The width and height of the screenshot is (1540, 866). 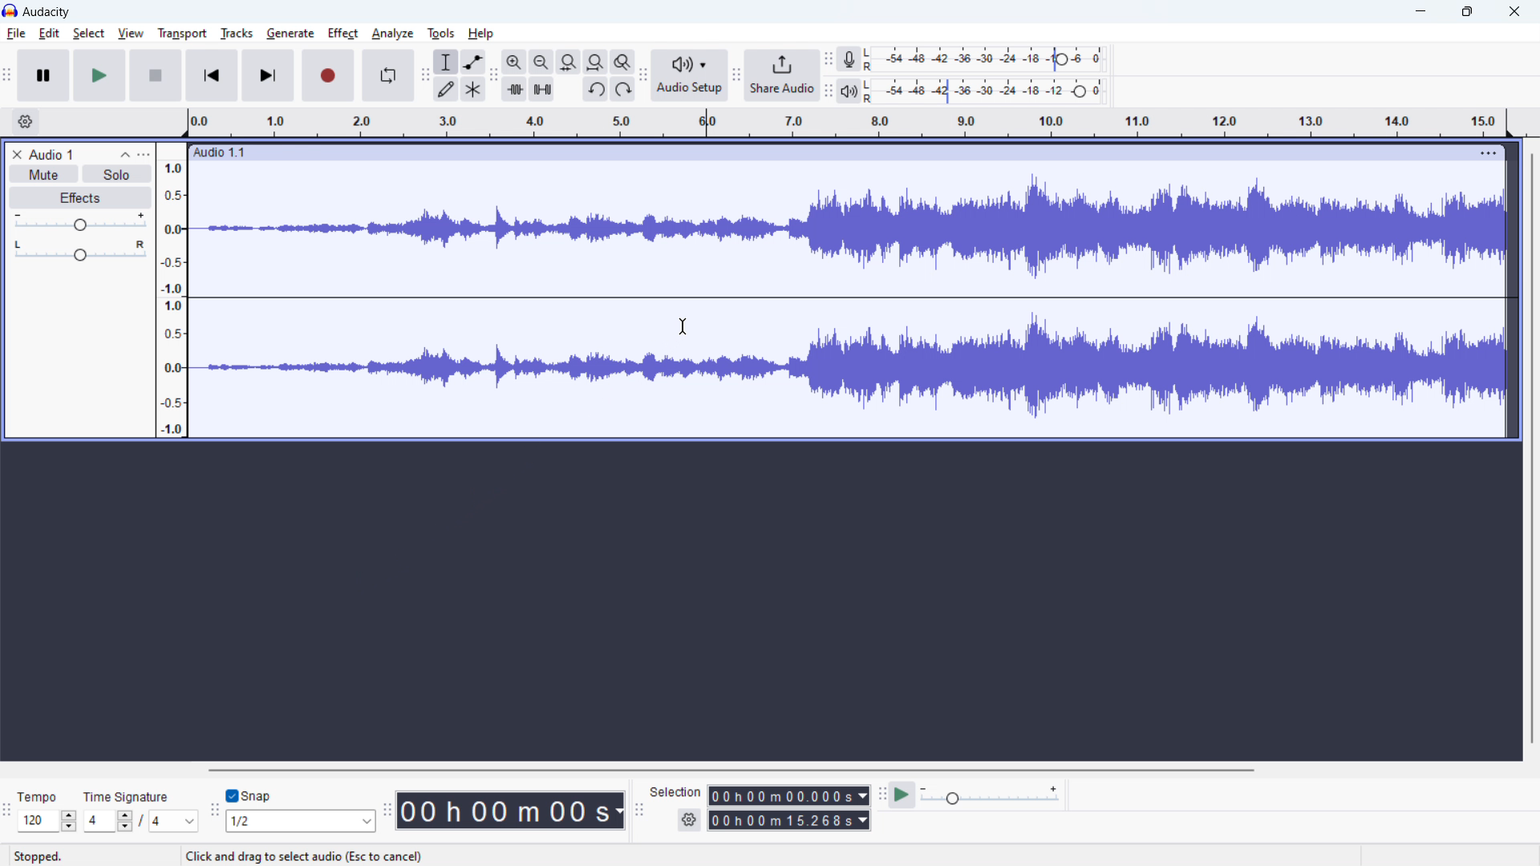 What do you see at coordinates (43, 792) in the screenshot?
I see `Tempo` at bounding box center [43, 792].